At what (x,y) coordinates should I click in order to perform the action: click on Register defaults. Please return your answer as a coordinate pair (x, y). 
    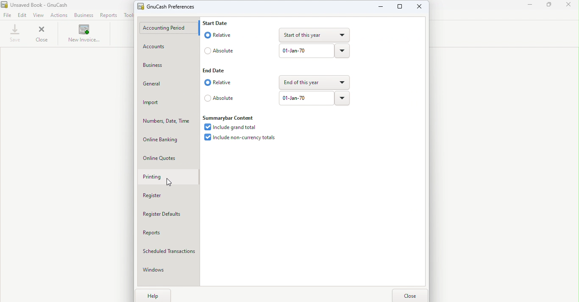
    Looking at the image, I should click on (168, 214).